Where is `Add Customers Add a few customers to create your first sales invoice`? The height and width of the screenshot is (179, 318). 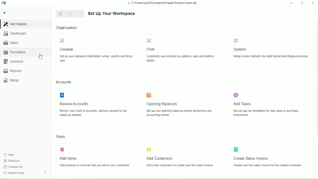 Add Customers Add a few customers to create your first sales invoice is located at coordinates (184, 161).